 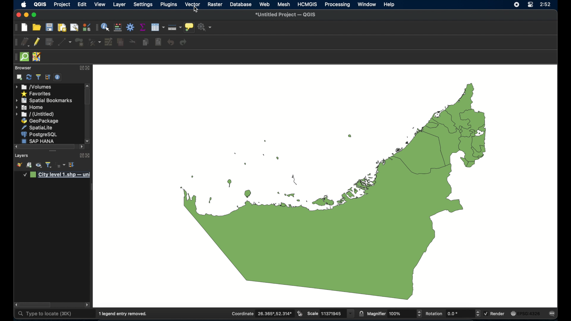 I want to click on scroll right arrow, so click(x=82, y=147).